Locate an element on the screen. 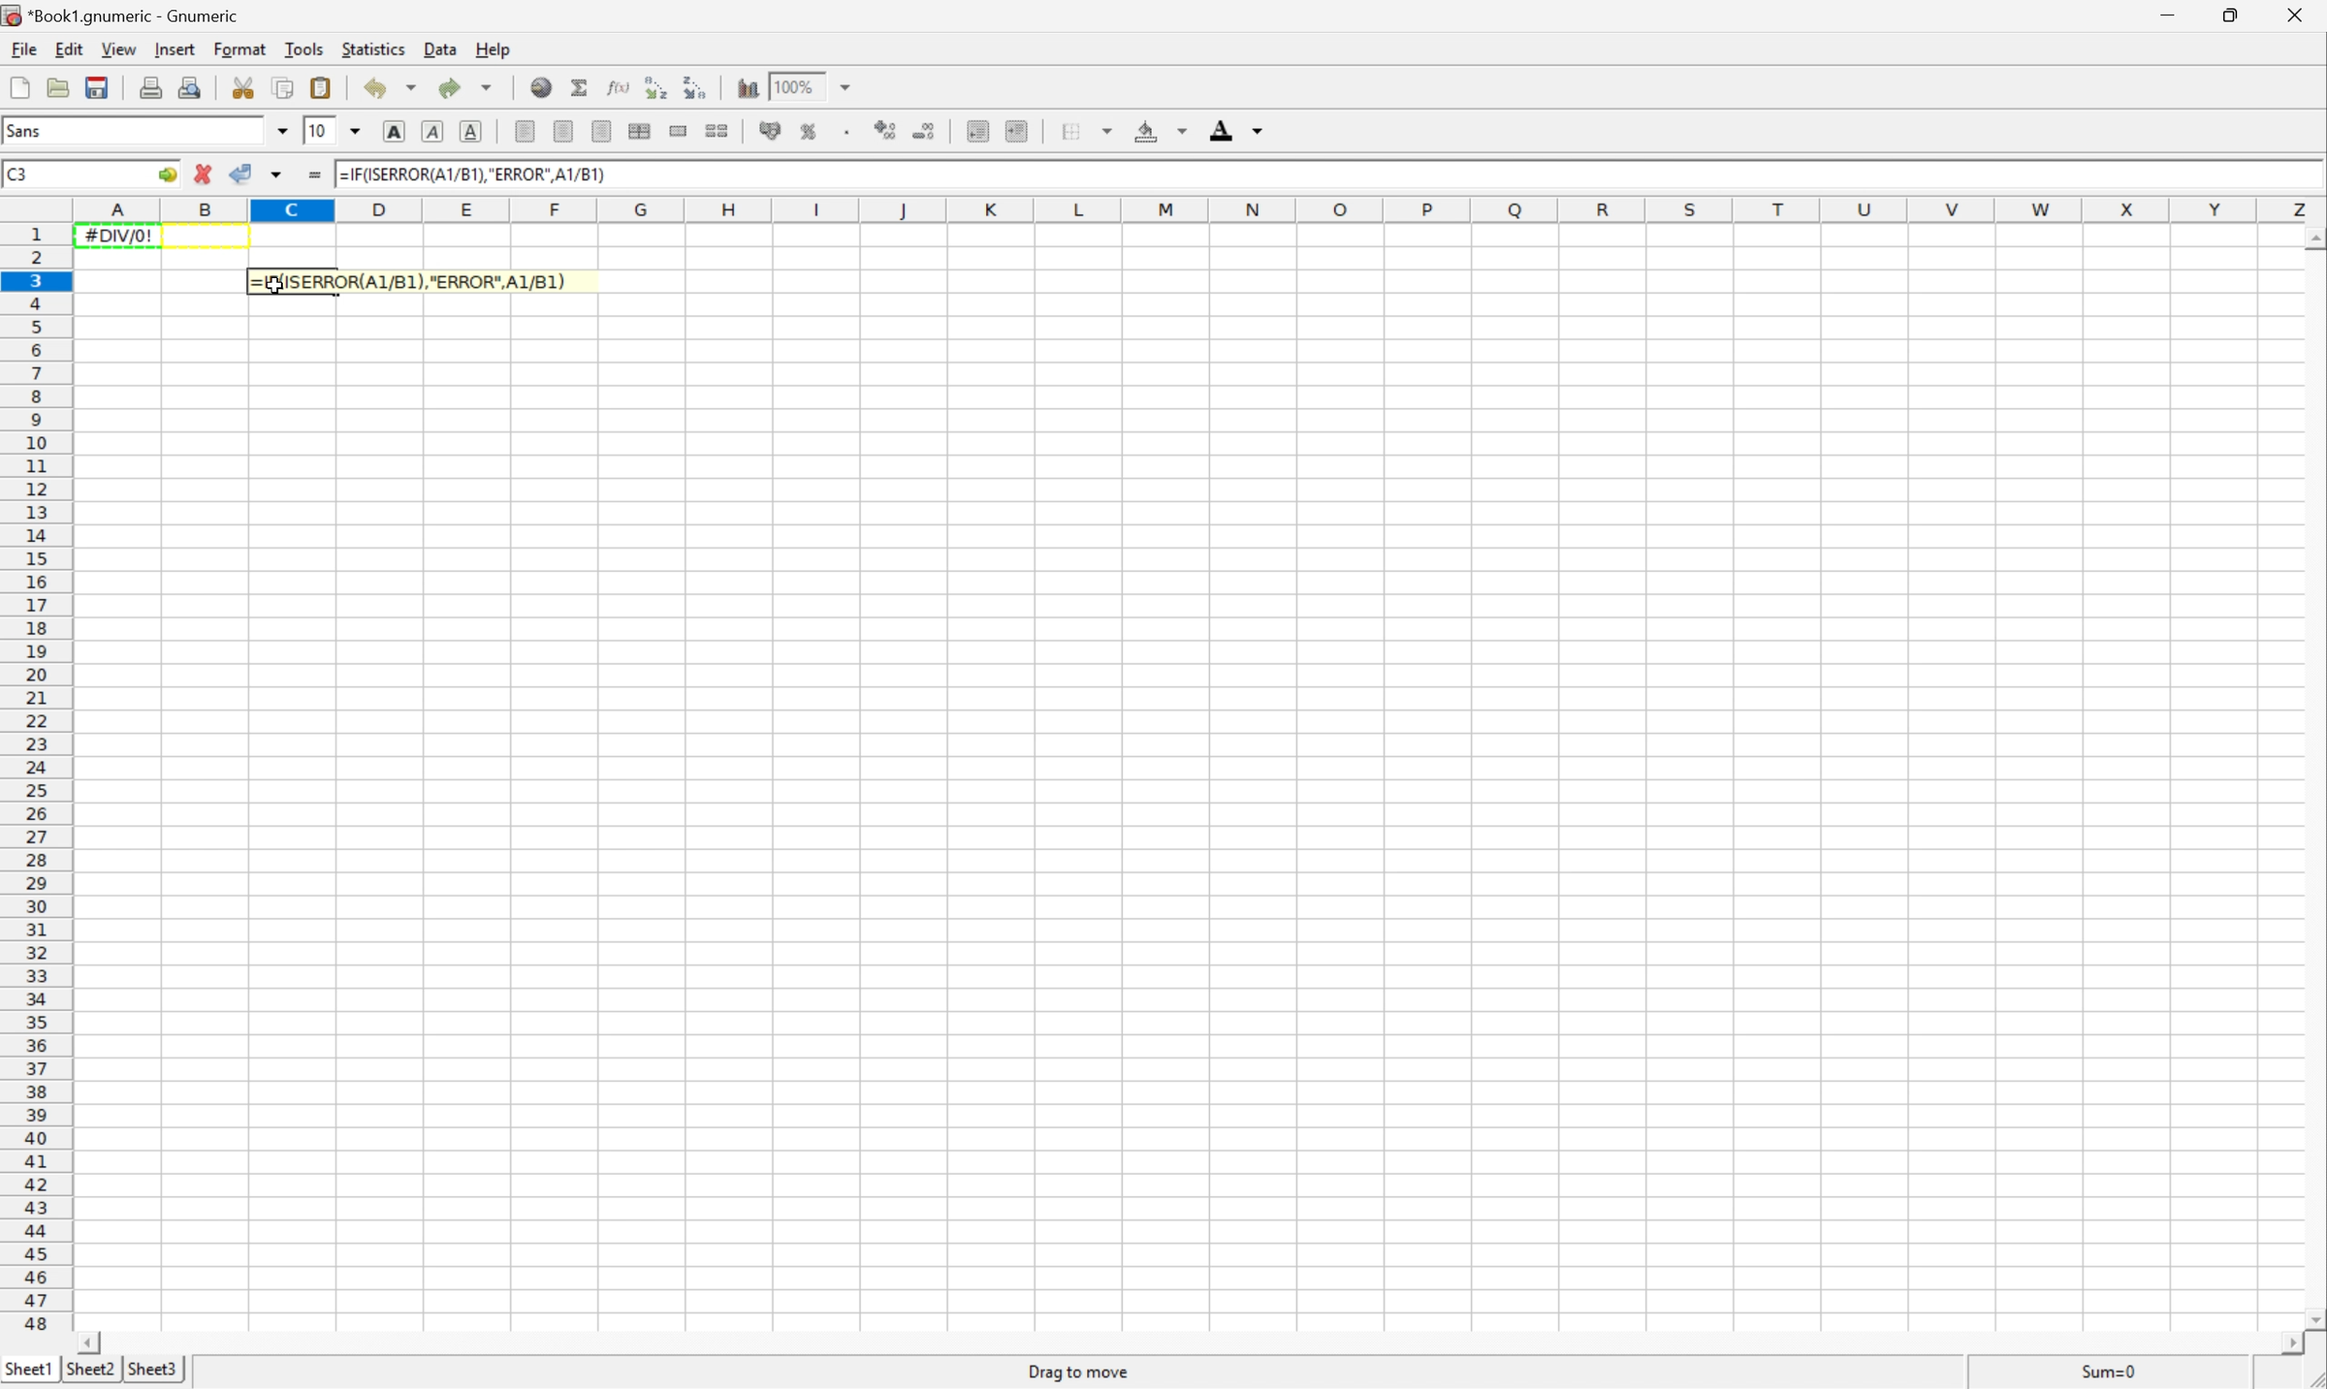  Save the current workbook is located at coordinates (99, 88).